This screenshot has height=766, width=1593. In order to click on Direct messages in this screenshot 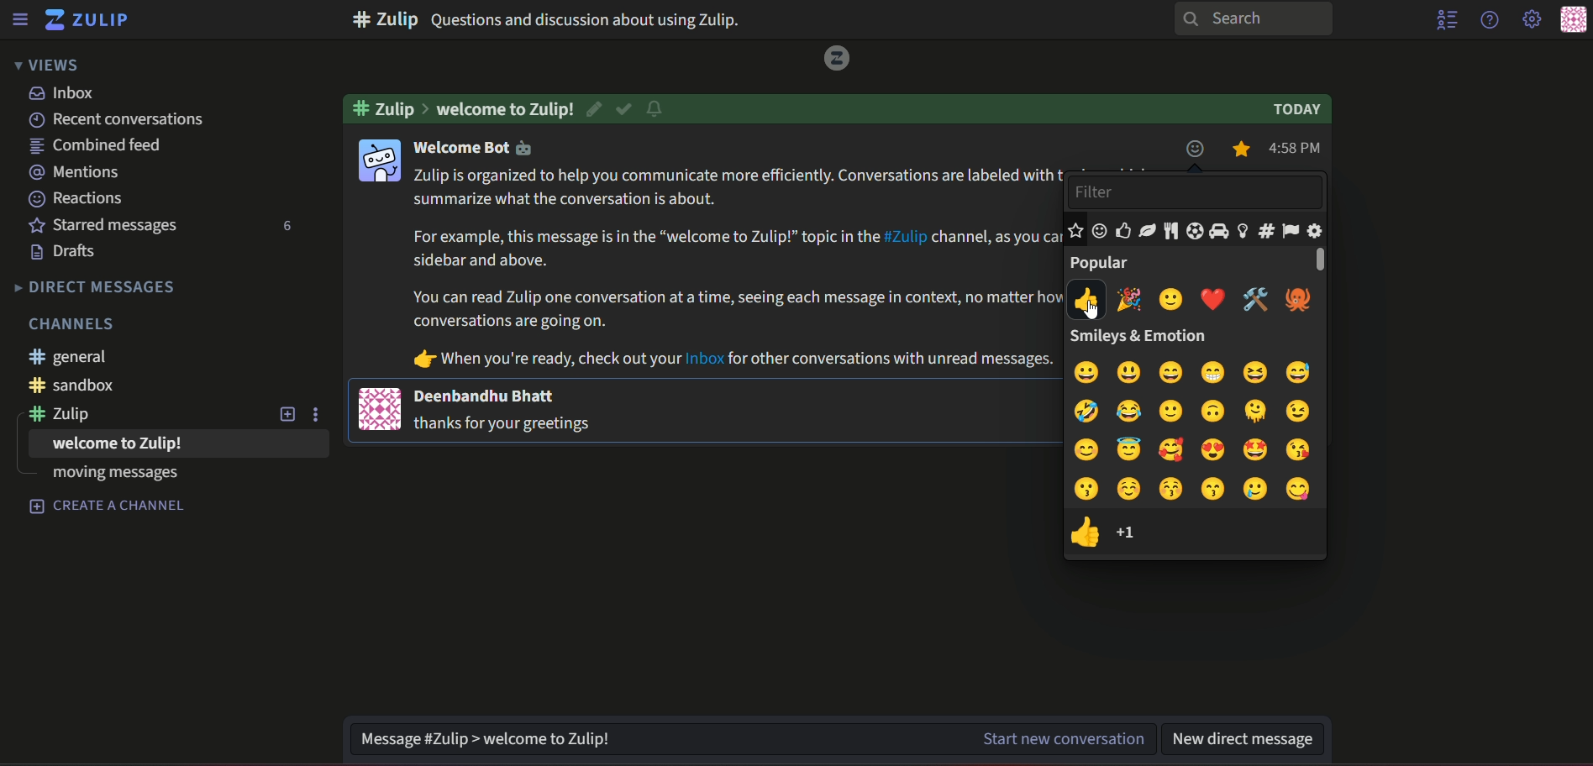, I will do `click(93, 289)`.